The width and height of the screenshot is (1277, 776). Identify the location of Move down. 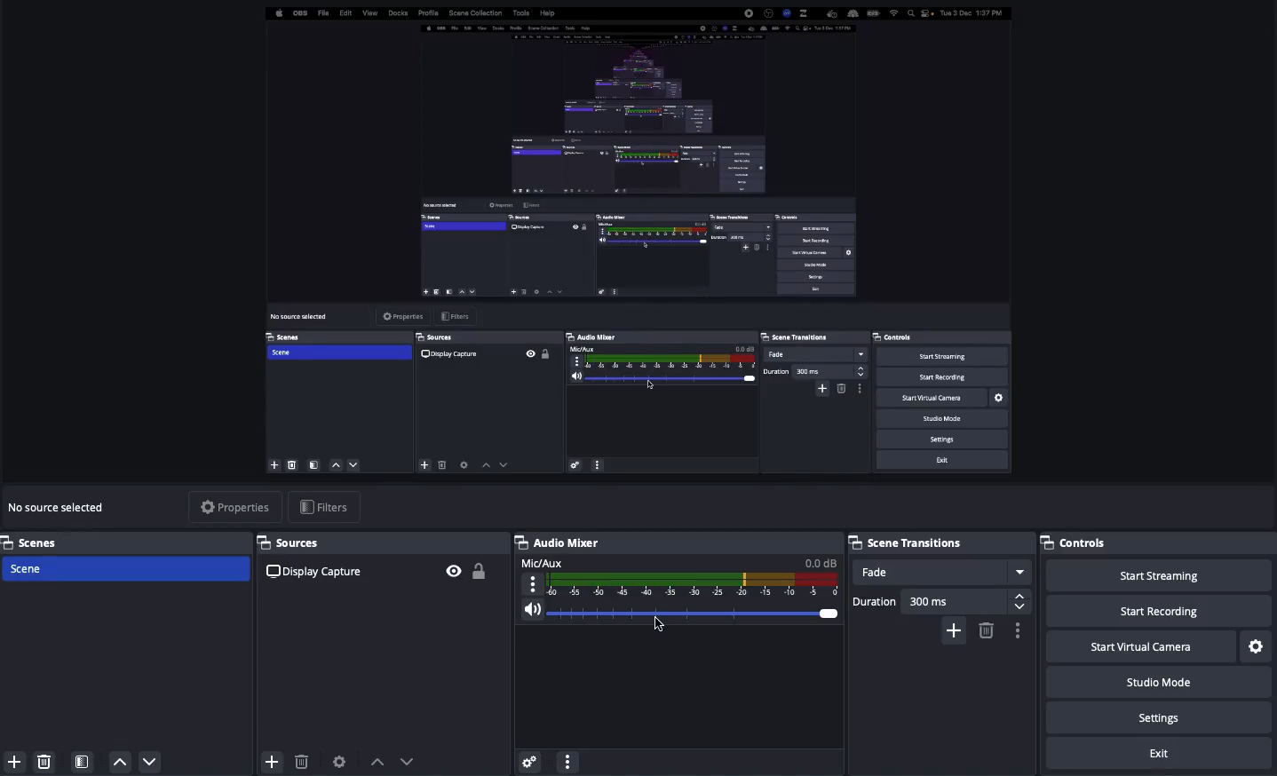
(408, 761).